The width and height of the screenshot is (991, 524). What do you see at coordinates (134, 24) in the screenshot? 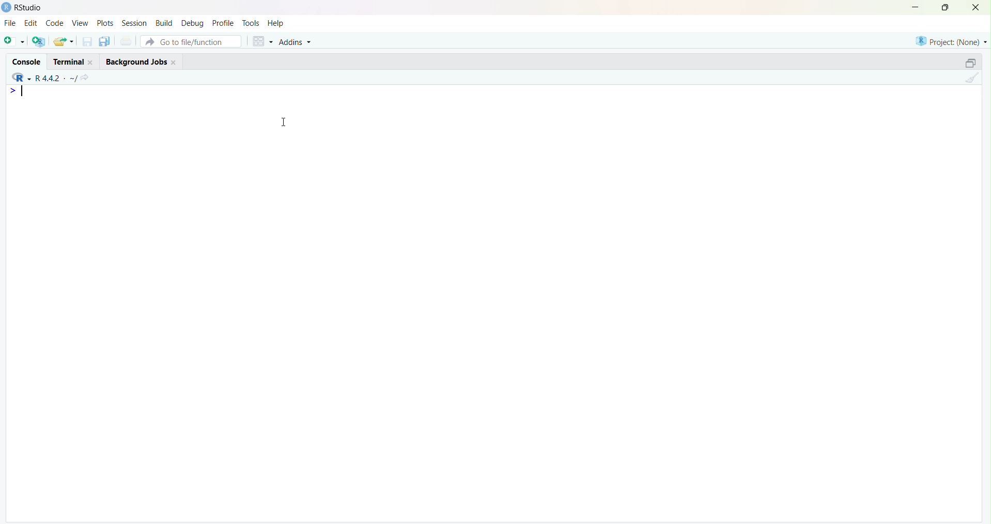
I see `Session` at bounding box center [134, 24].